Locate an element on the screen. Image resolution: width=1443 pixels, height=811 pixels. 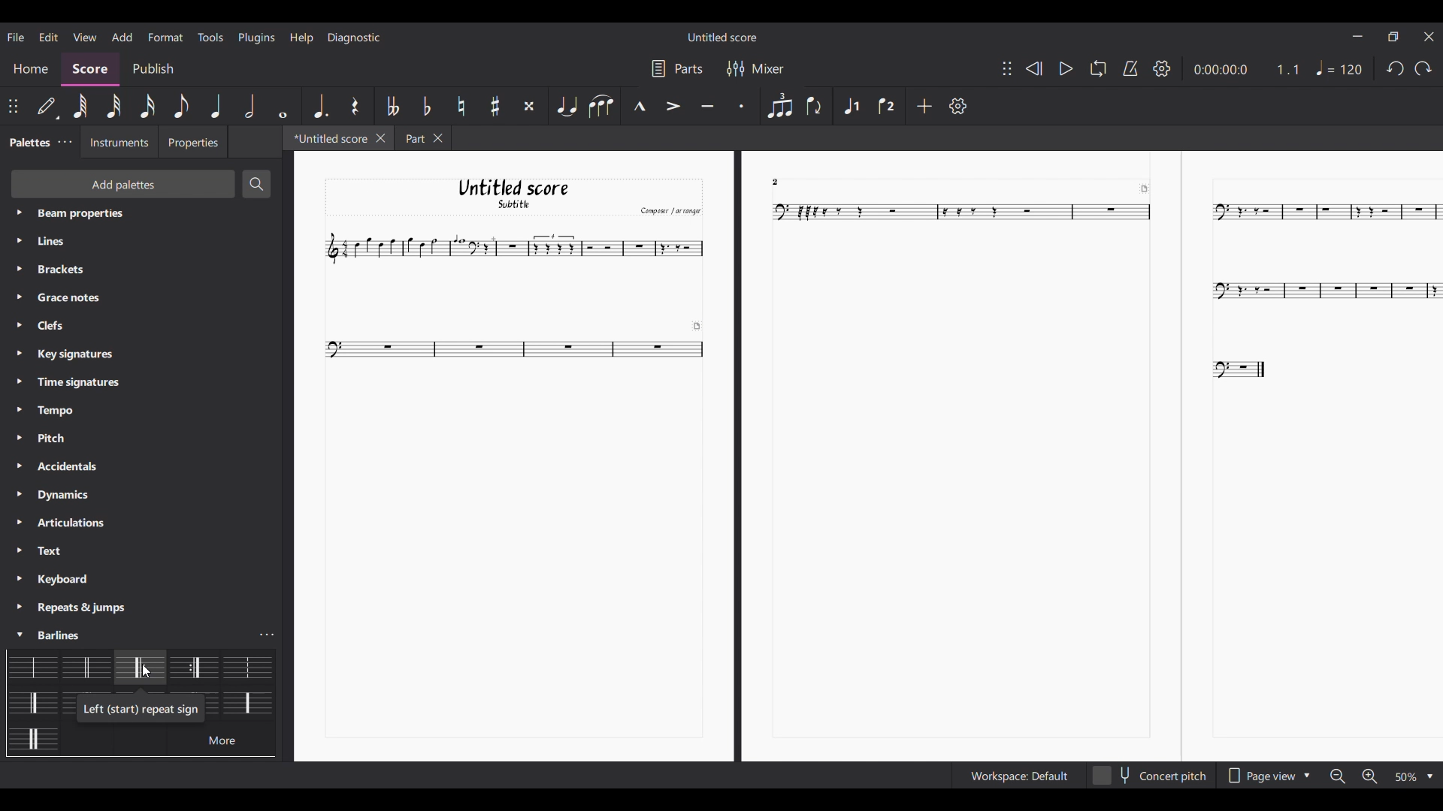
Change position is located at coordinates (1007, 68).